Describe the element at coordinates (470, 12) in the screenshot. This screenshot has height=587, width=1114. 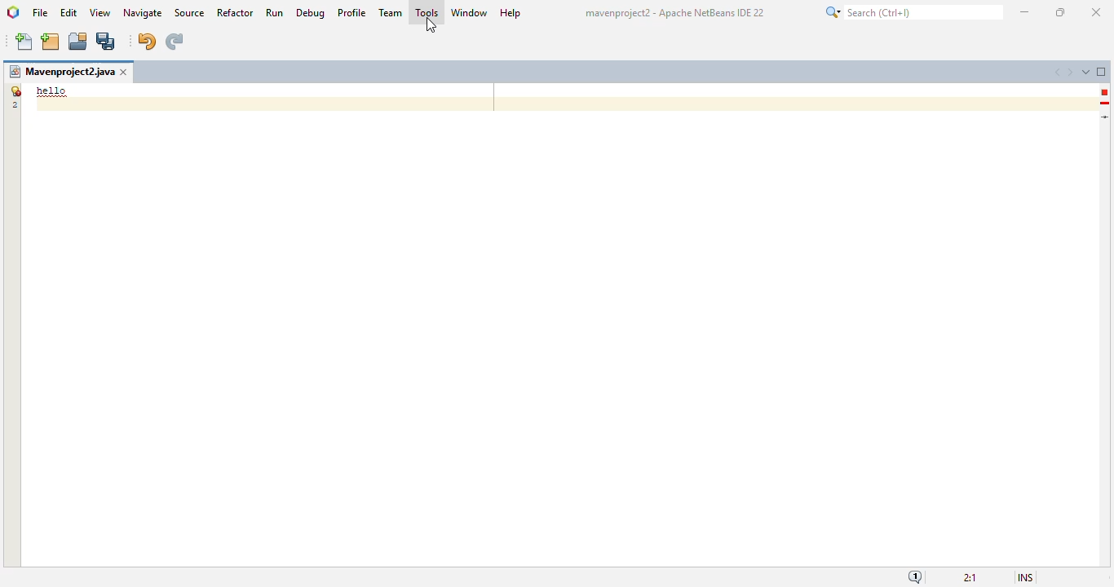
I see `window` at that location.